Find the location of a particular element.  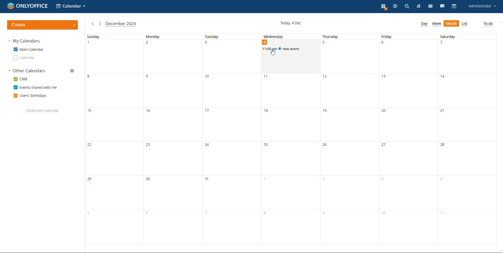

chat is located at coordinates (442, 7).